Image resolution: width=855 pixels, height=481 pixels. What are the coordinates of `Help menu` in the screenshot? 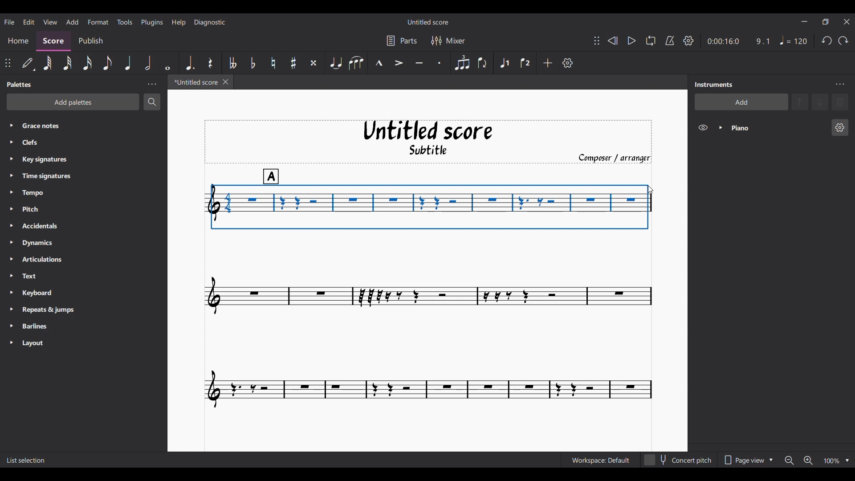 It's located at (179, 22).